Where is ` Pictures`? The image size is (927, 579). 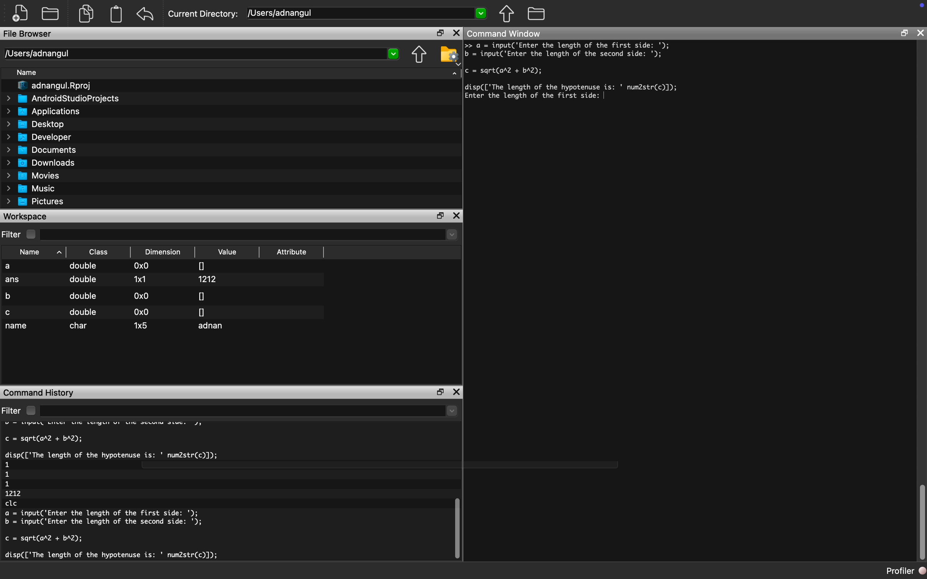
 Pictures is located at coordinates (38, 201).